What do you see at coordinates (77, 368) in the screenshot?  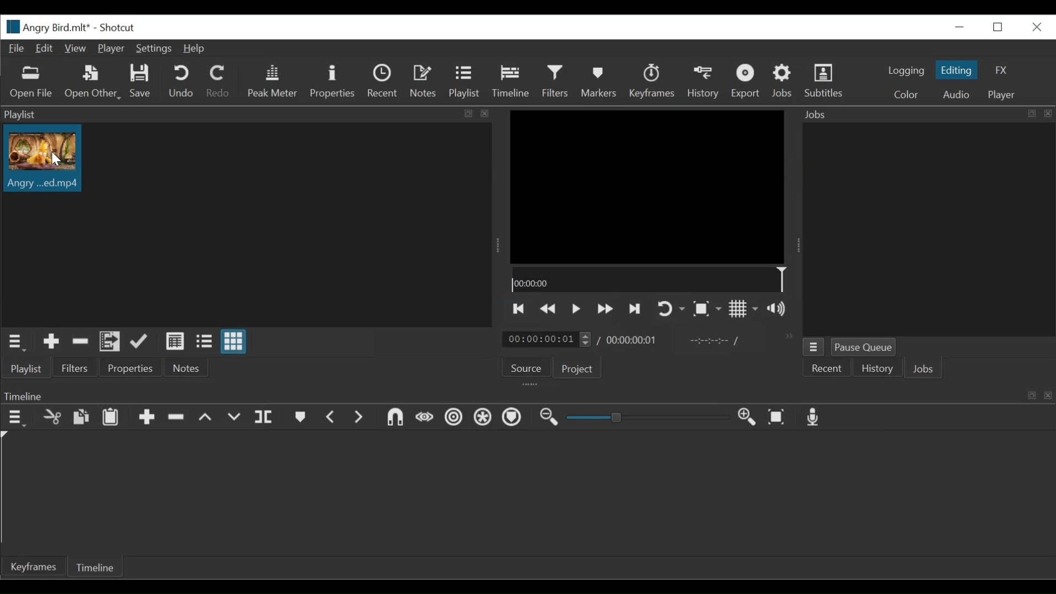 I see `Filters` at bounding box center [77, 368].